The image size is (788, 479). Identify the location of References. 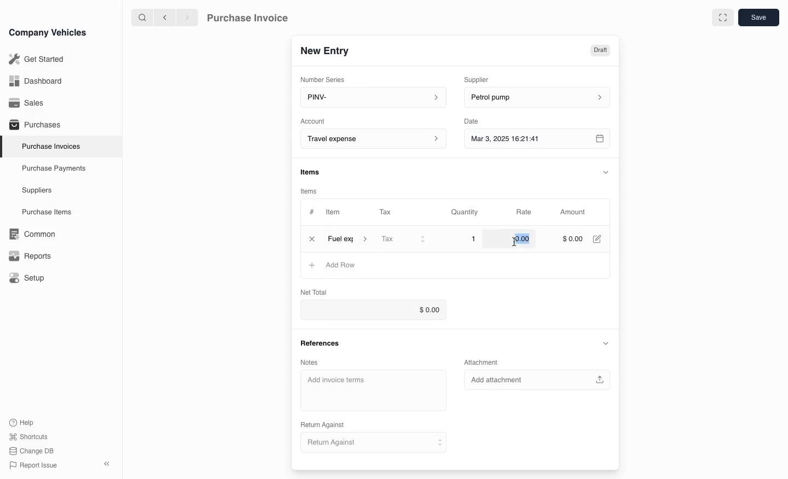
(321, 343).